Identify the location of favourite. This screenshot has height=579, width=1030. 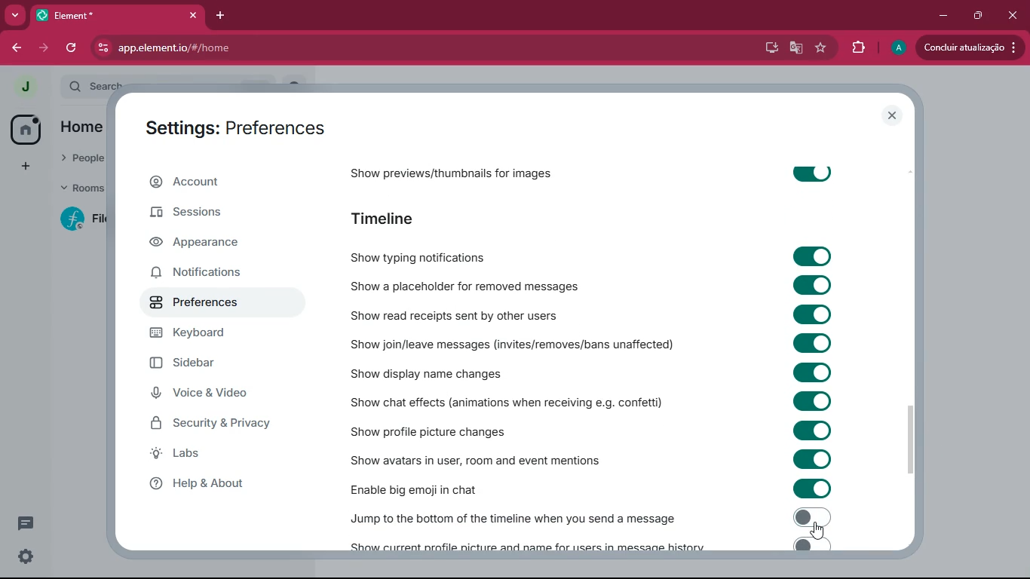
(821, 48).